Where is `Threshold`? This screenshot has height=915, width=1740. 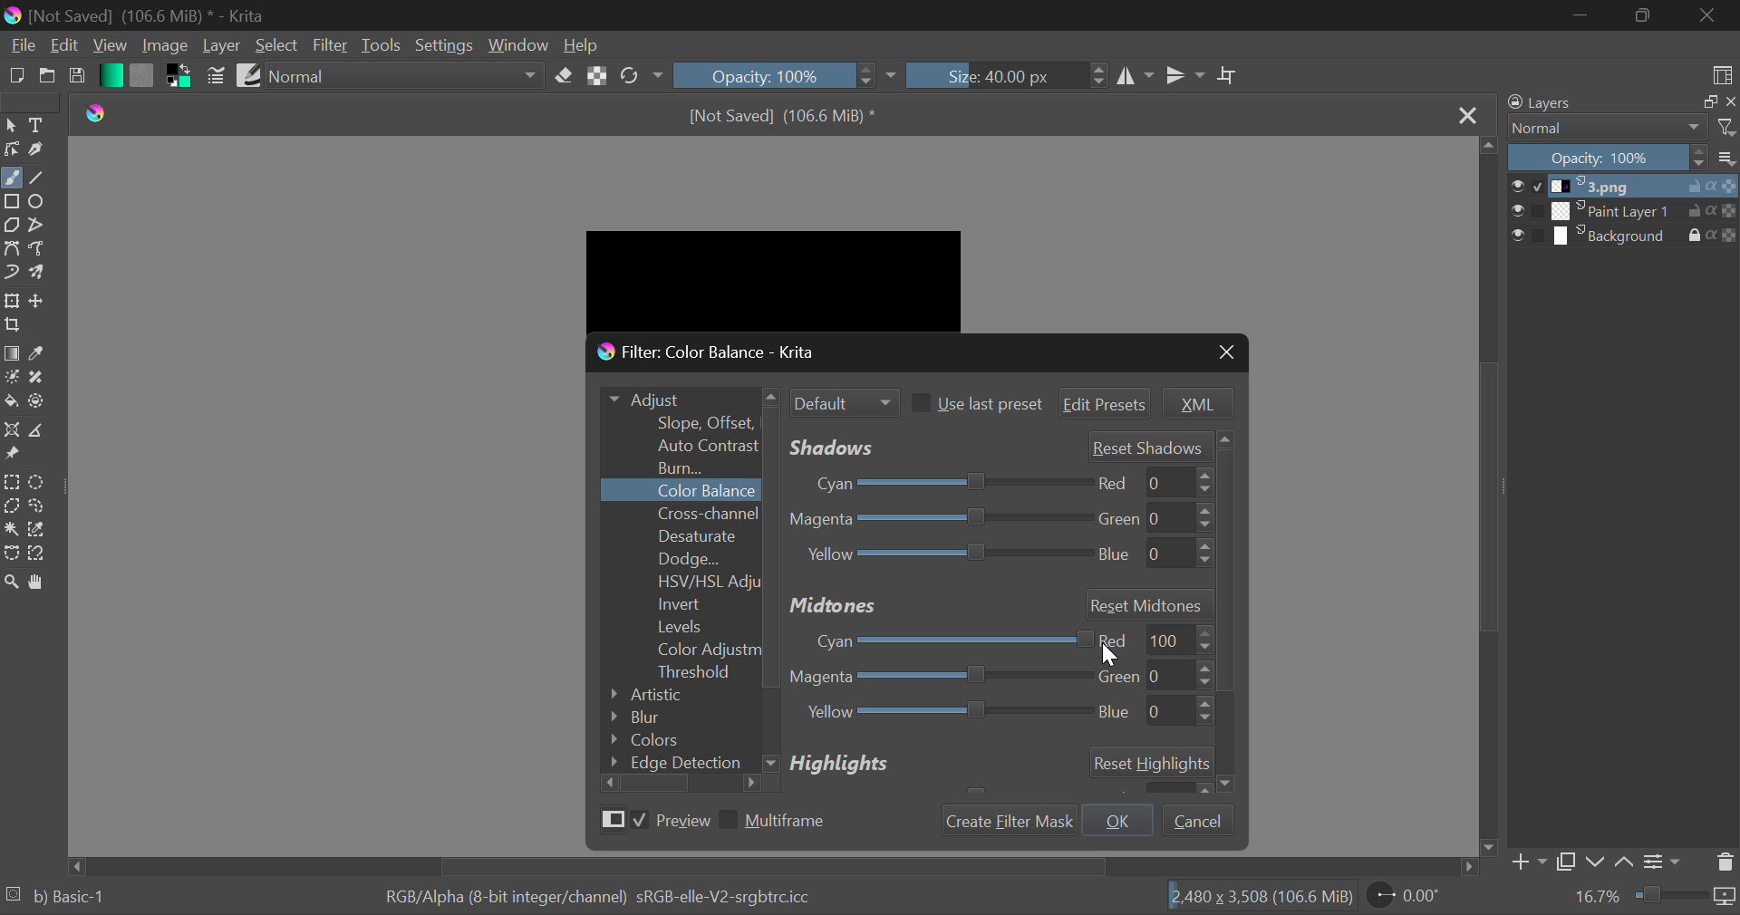 Threshold is located at coordinates (682, 672).